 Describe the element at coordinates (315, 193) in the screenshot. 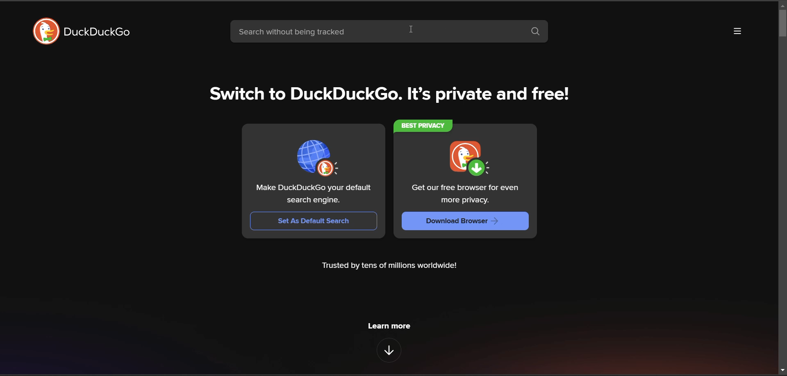

I see `Make DuckDuckGo your default search engine.` at that location.